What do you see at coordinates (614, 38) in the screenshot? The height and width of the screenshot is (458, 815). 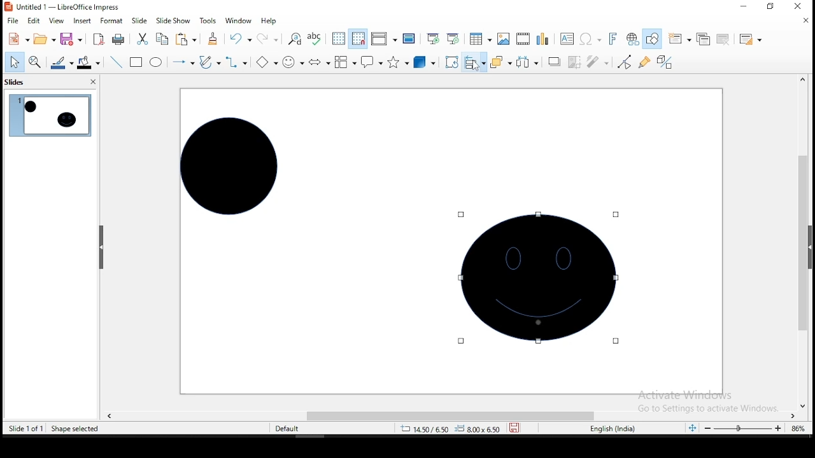 I see `insert fontwork text` at bounding box center [614, 38].